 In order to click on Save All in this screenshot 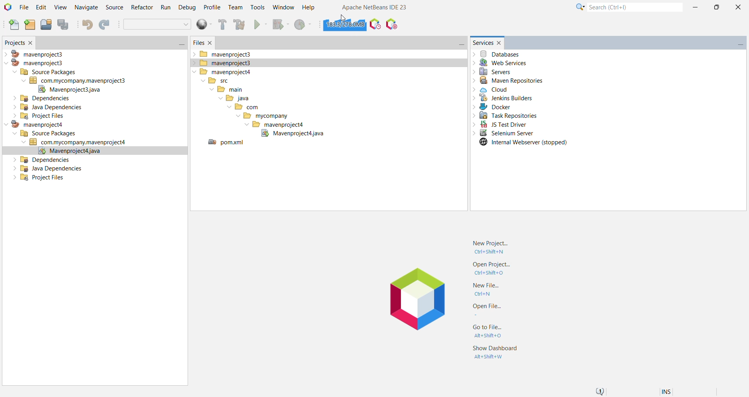, I will do `click(64, 25)`.